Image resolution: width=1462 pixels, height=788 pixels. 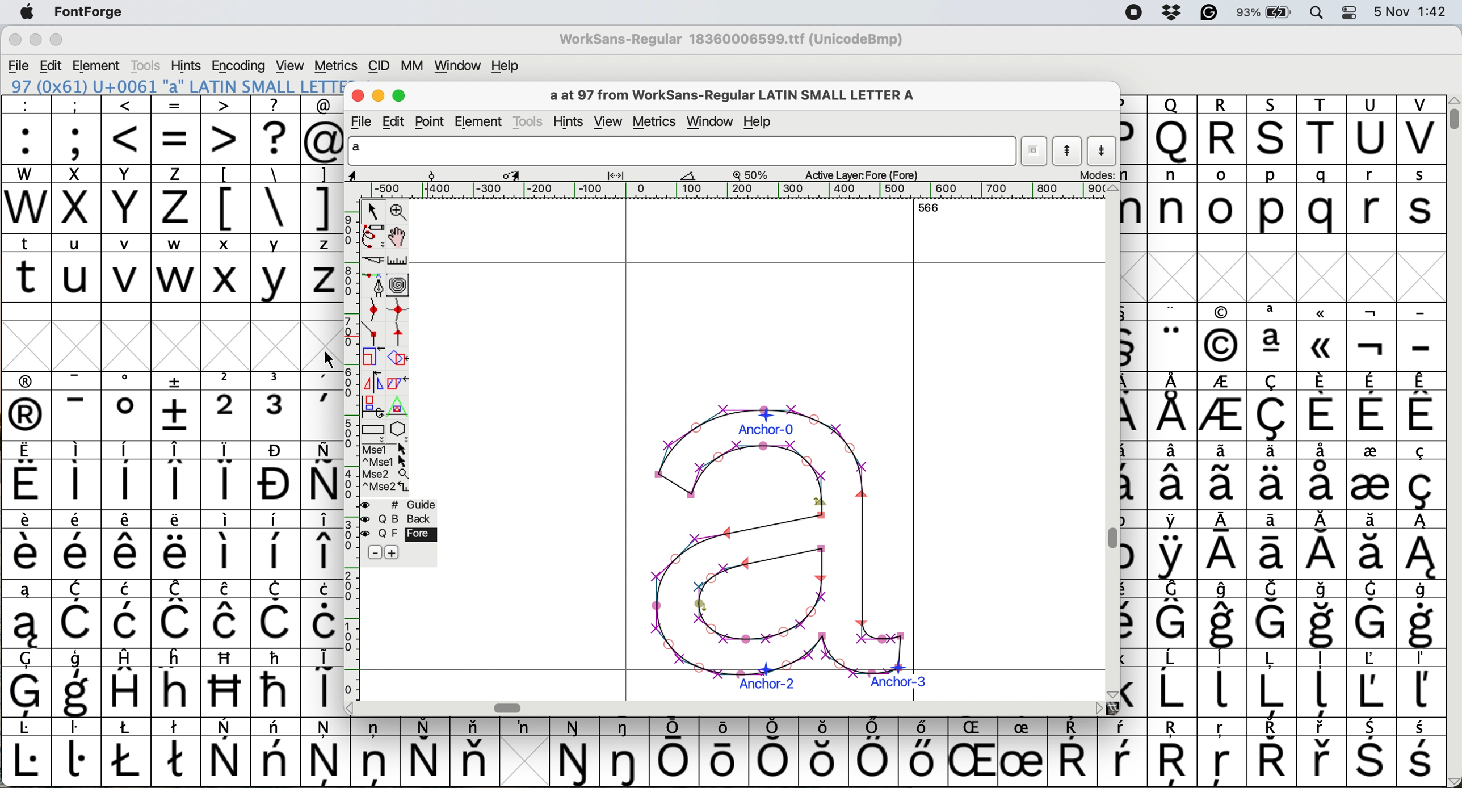 I want to click on view, so click(x=608, y=122).